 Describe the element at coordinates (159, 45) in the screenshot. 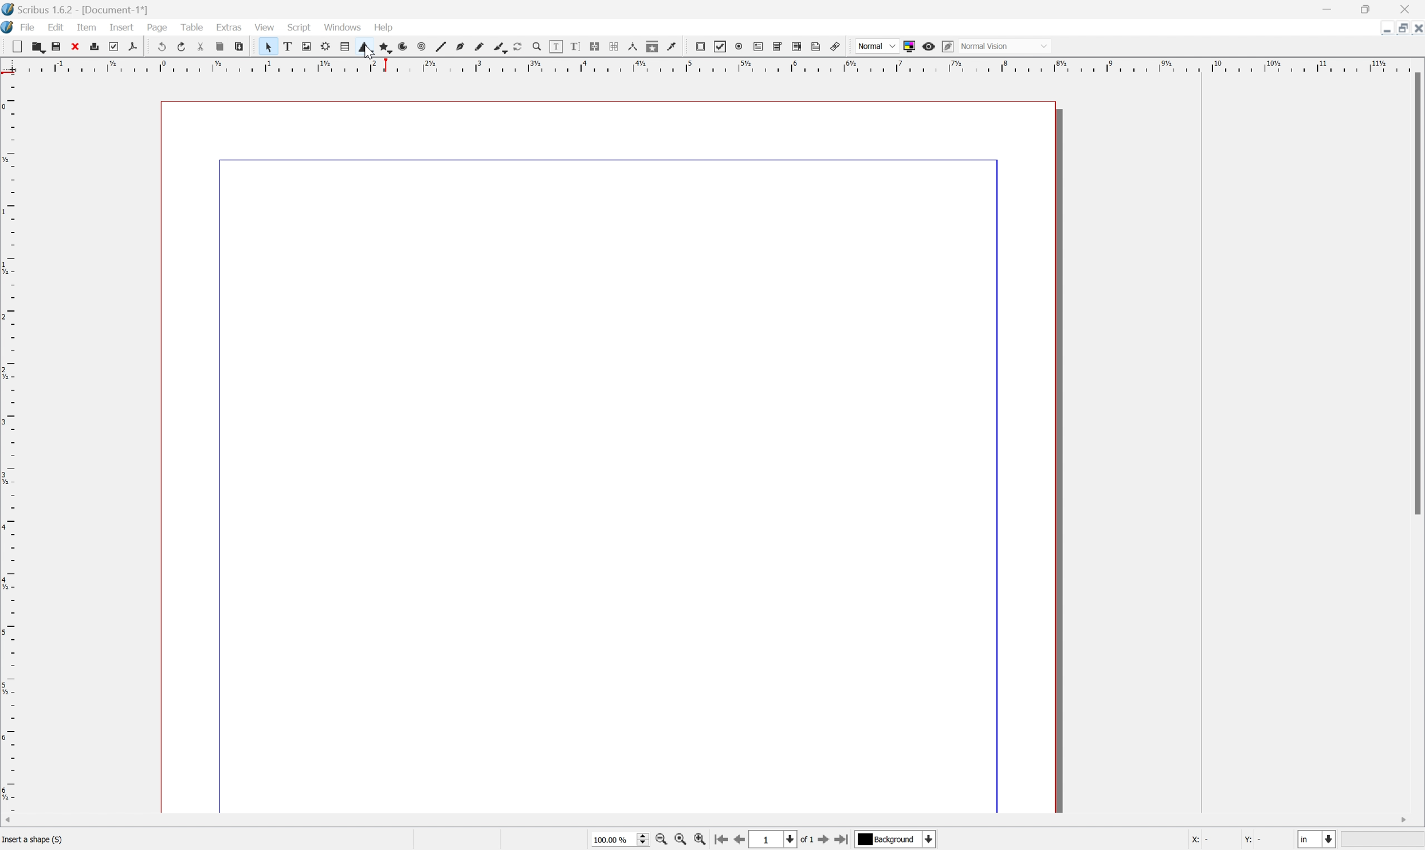

I see `Undo` at that location.